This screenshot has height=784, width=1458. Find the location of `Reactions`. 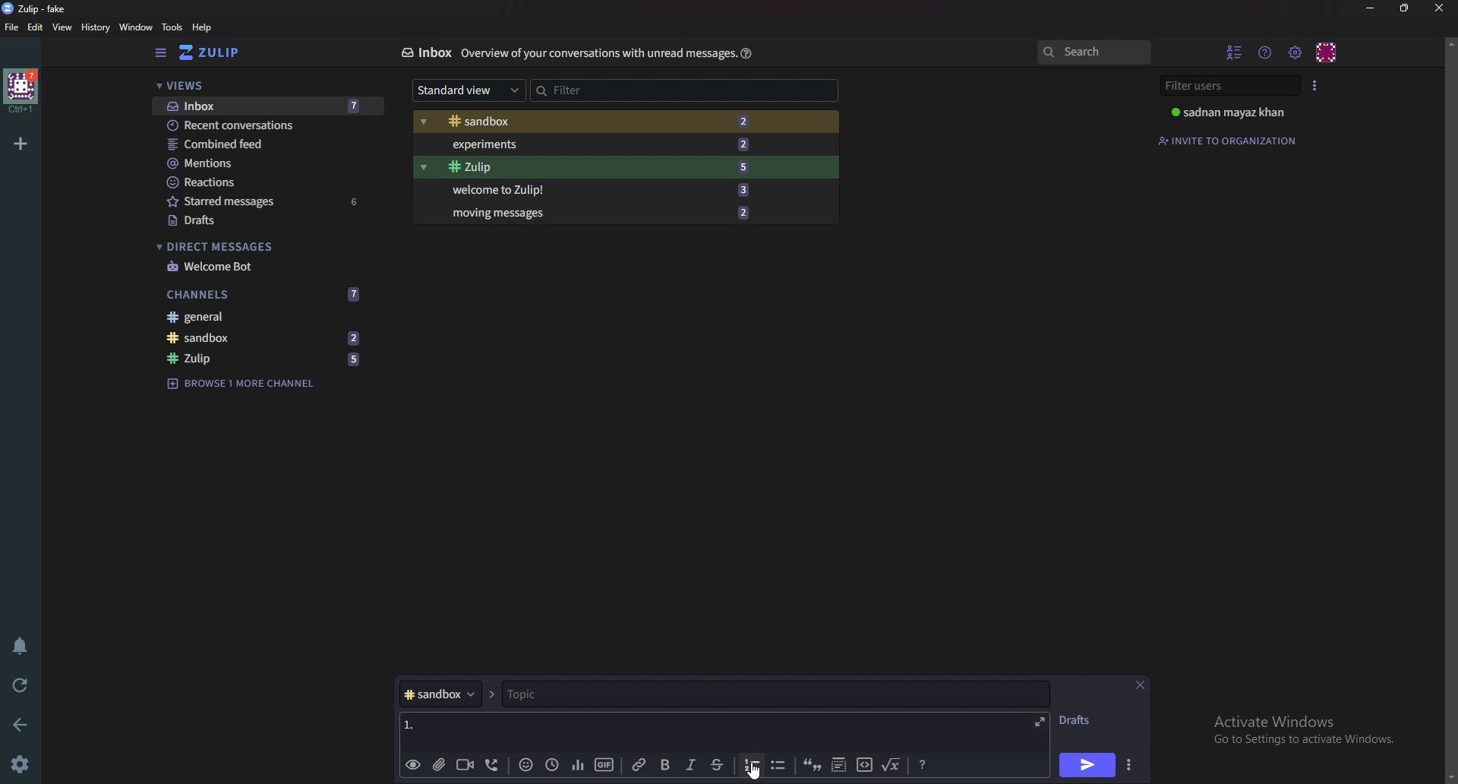

Reactions is located at coordinates (264, 181).